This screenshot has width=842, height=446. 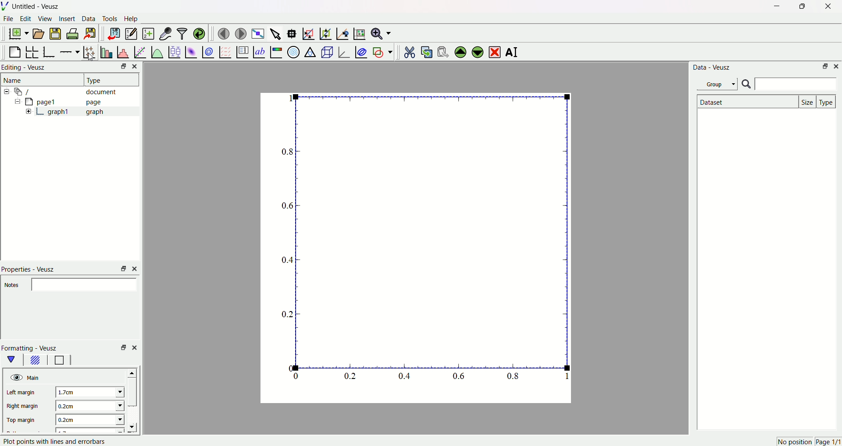 I want to click on capture remote datasets, so click(x=164, y=33).